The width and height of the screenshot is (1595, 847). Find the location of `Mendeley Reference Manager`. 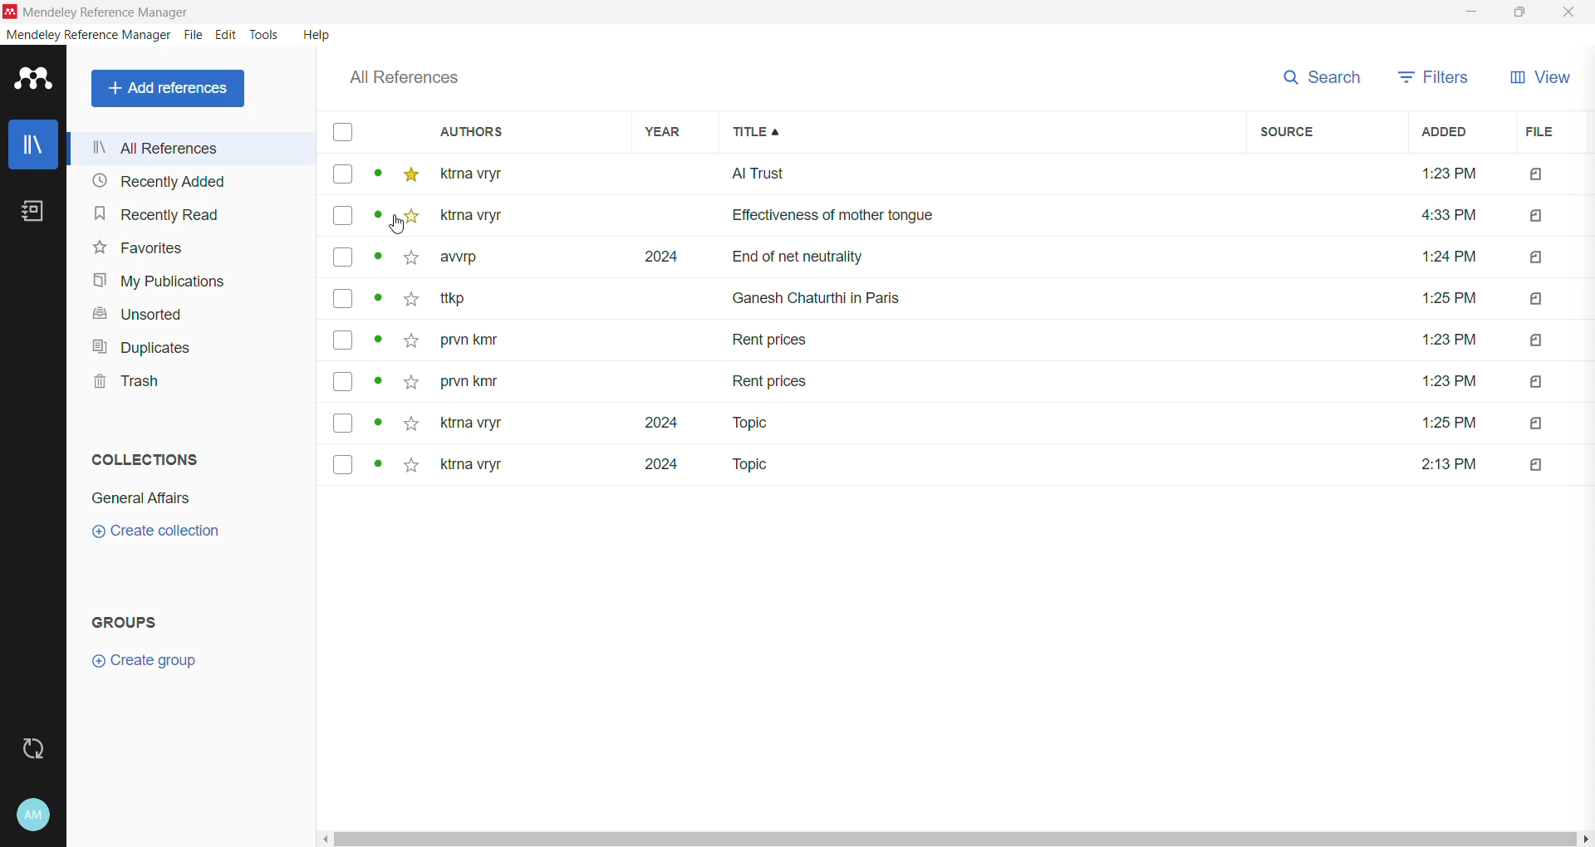

Mendeley Reference Manager is located at coordinates (88, 35).